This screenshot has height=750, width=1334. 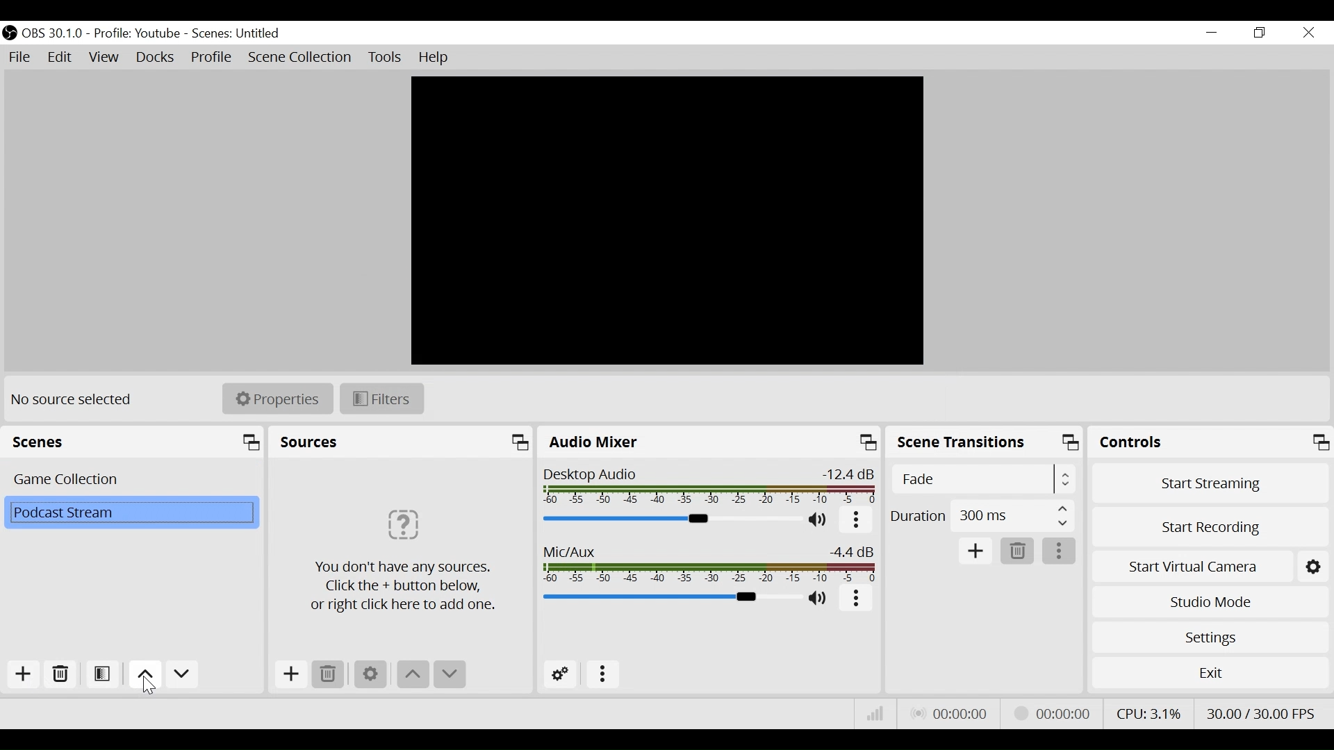 What do you see at coordinates (61, 58) in the screenshot?
I see `Edit` at bounding box center [61, 58].